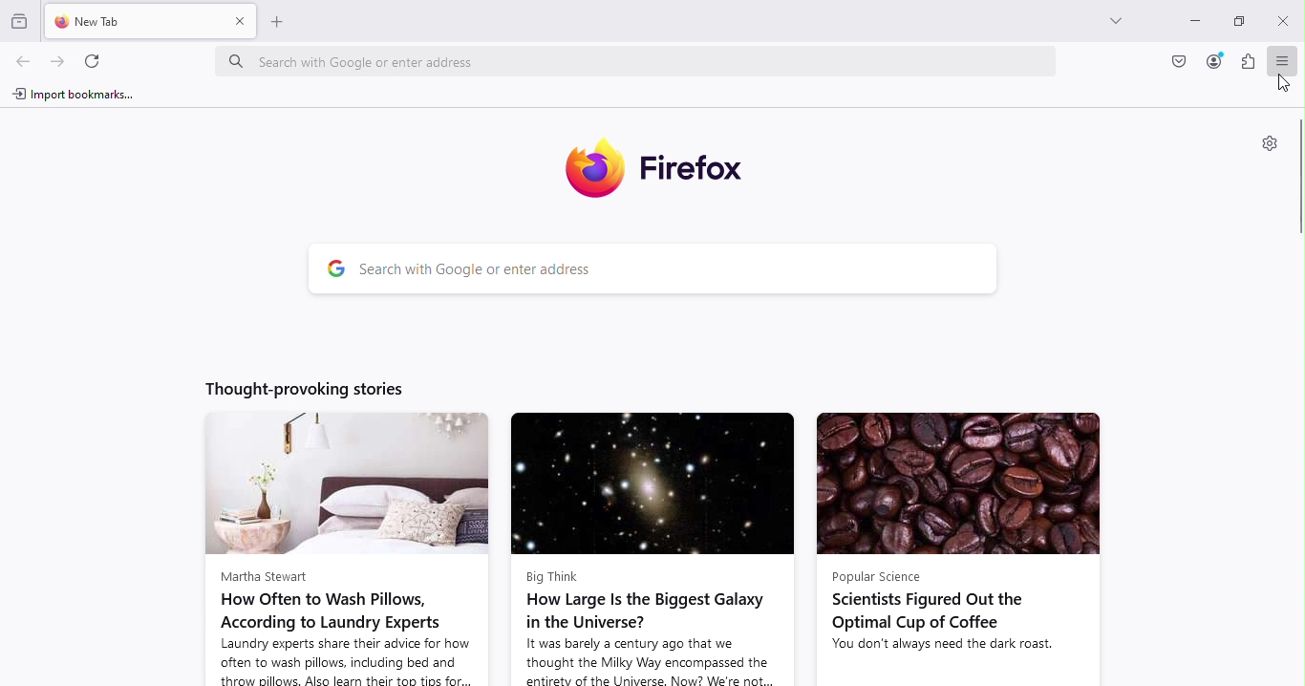 The image size is (1305, 686). What do you see at coordinates (1211, 63) in the screenshot?
I see `Account` at bounding box center [1211, 63].